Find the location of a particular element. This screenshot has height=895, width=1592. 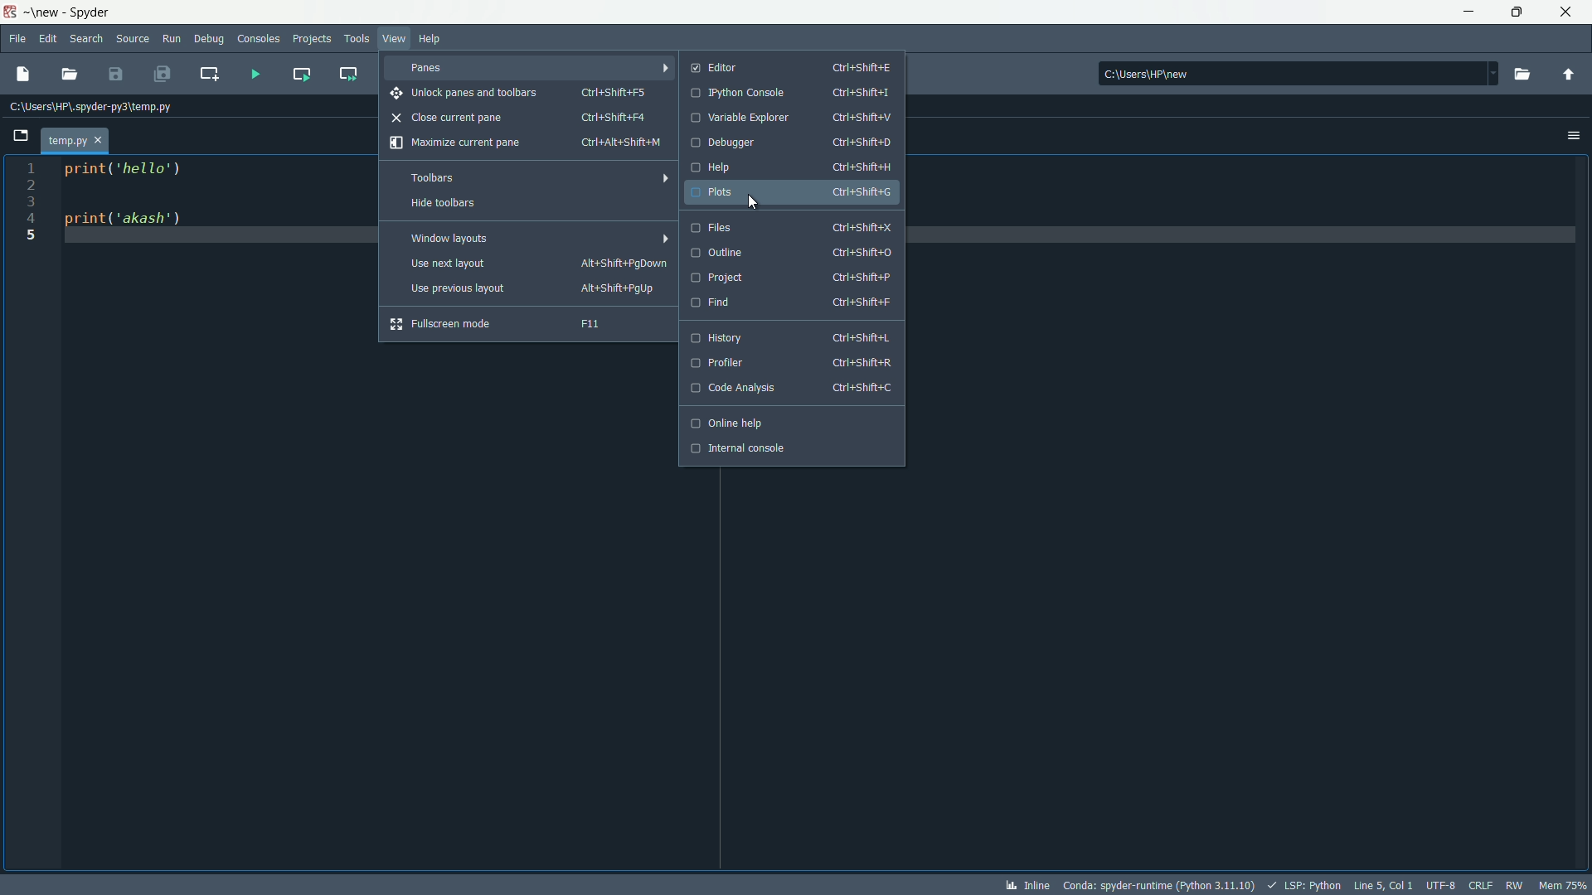

help menu is located at coordinates (428, 40).